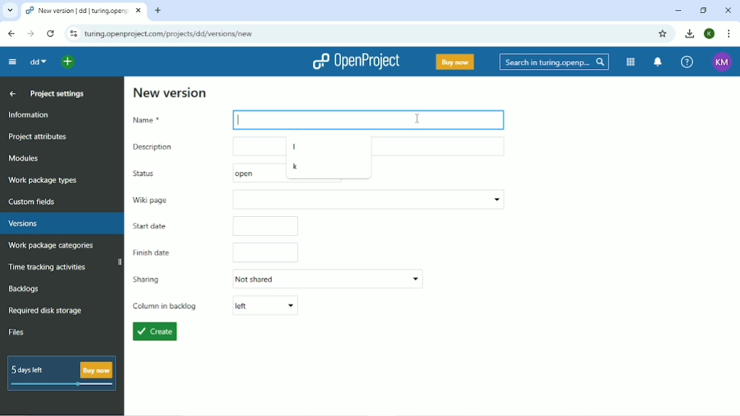 The height and width of the screenshot is (416, 740). What do you see at coordinates (213, 227) in the screenshot?
I see `Start date` at bounding box center [213, 227].